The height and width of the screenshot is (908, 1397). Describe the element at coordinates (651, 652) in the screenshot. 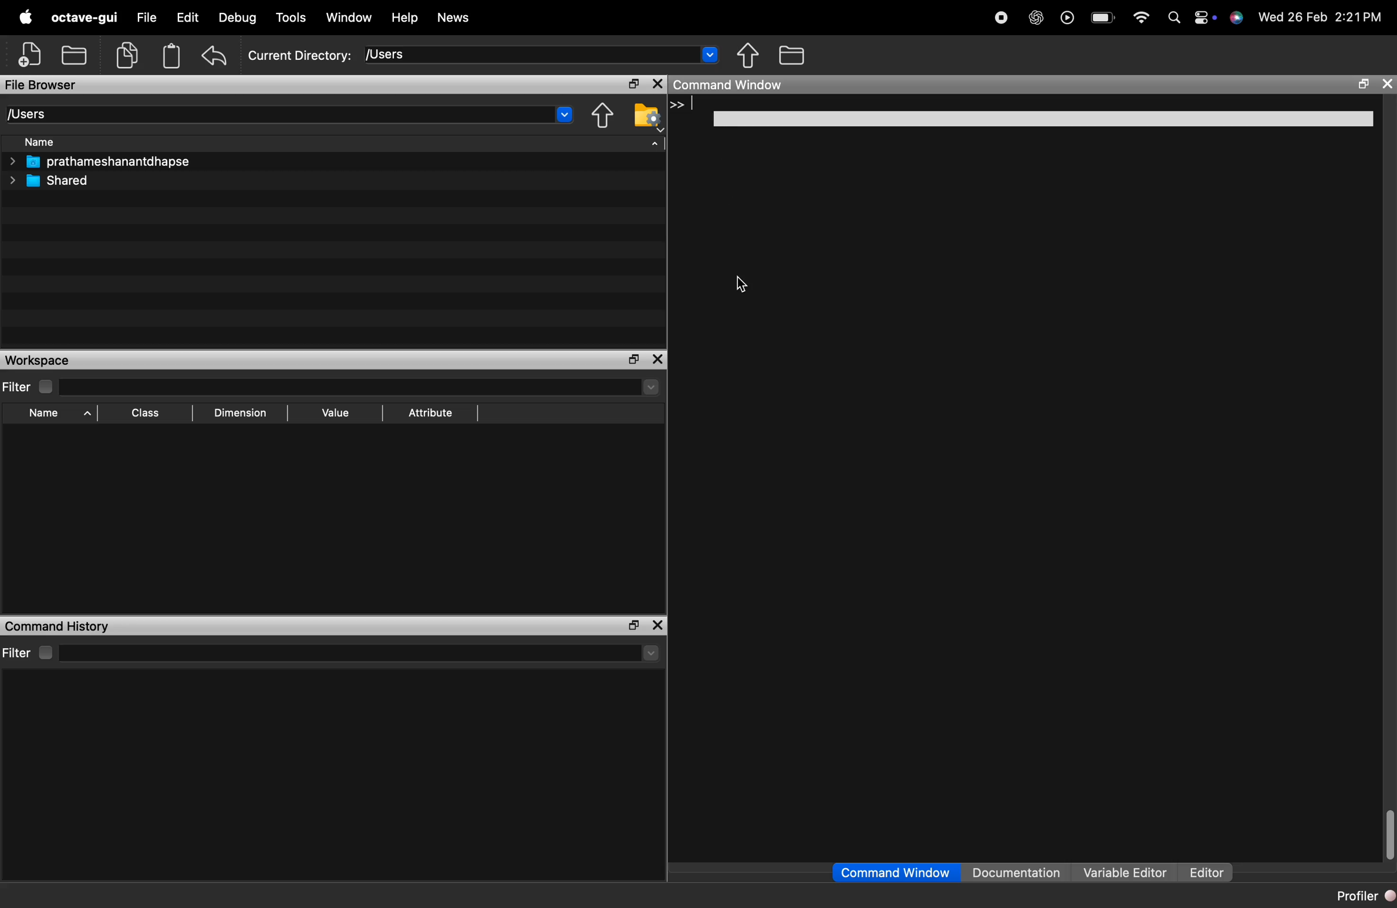

I see `more options` at that location.